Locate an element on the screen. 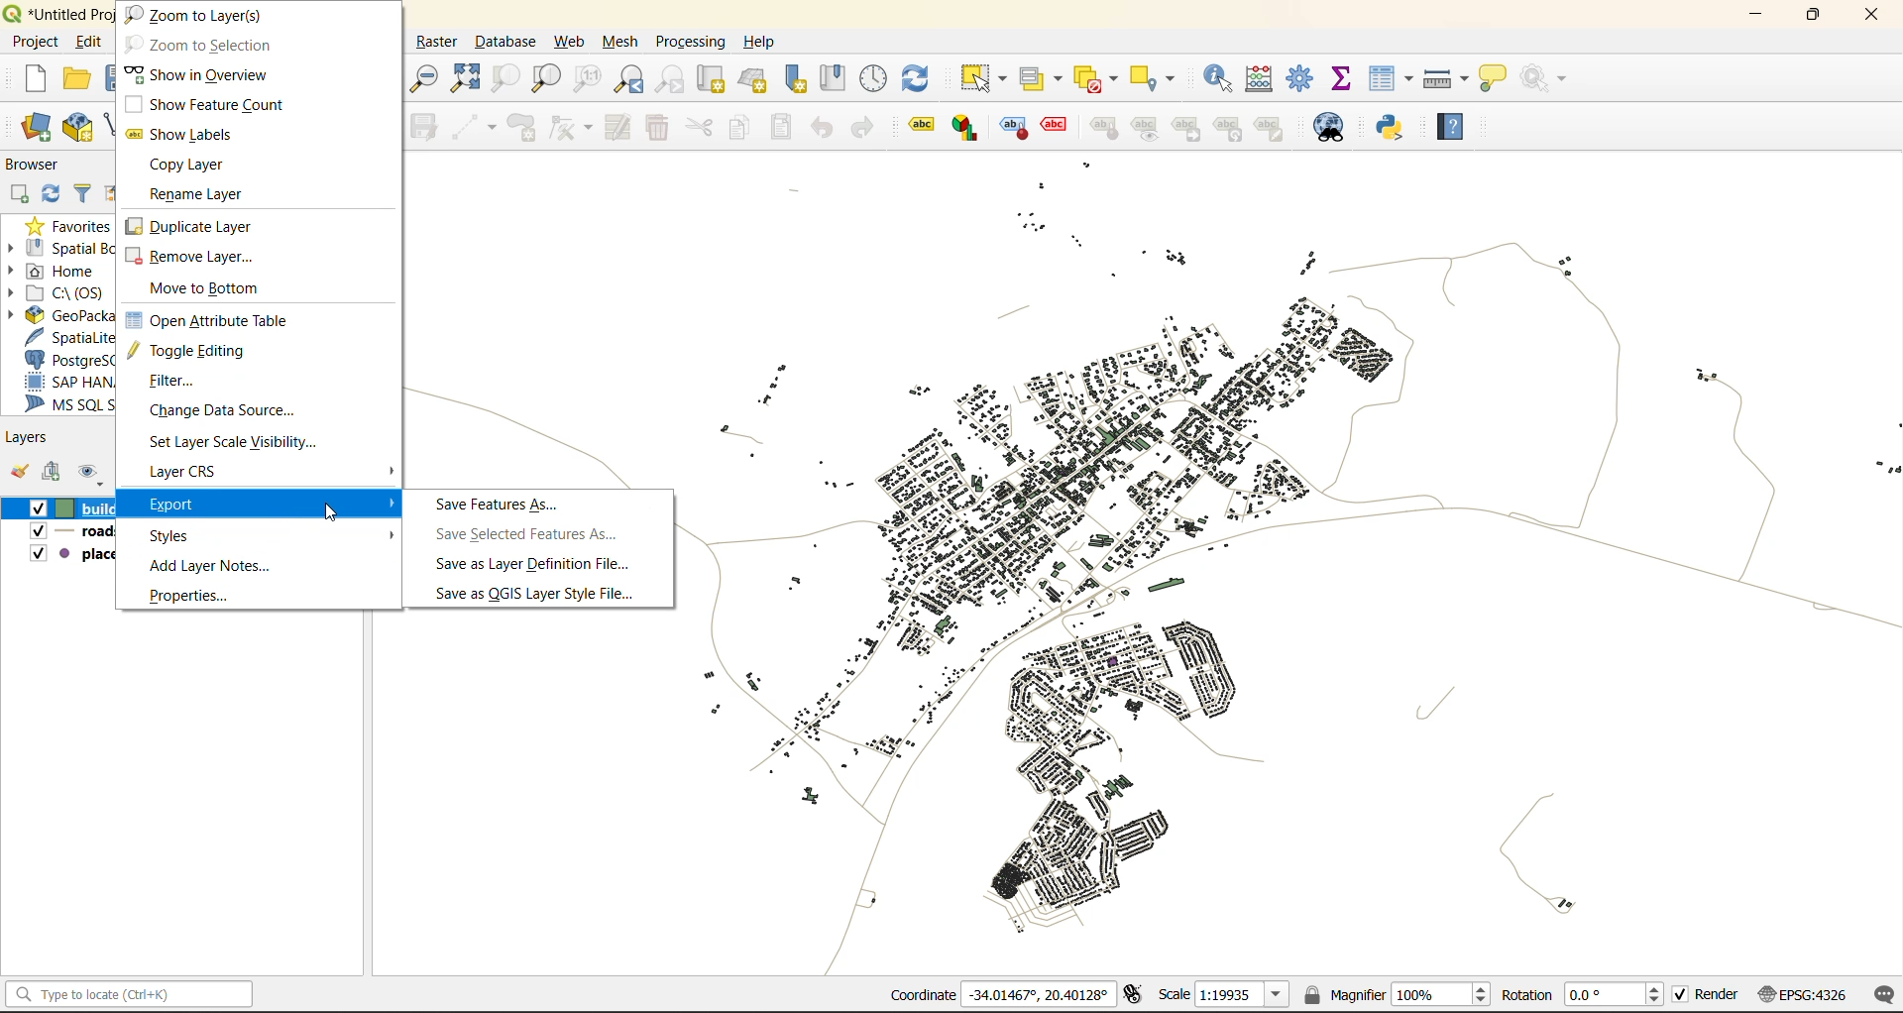 The height and width of the screenshot is (1013, 1903). map is located at coordinates (1283, 565).